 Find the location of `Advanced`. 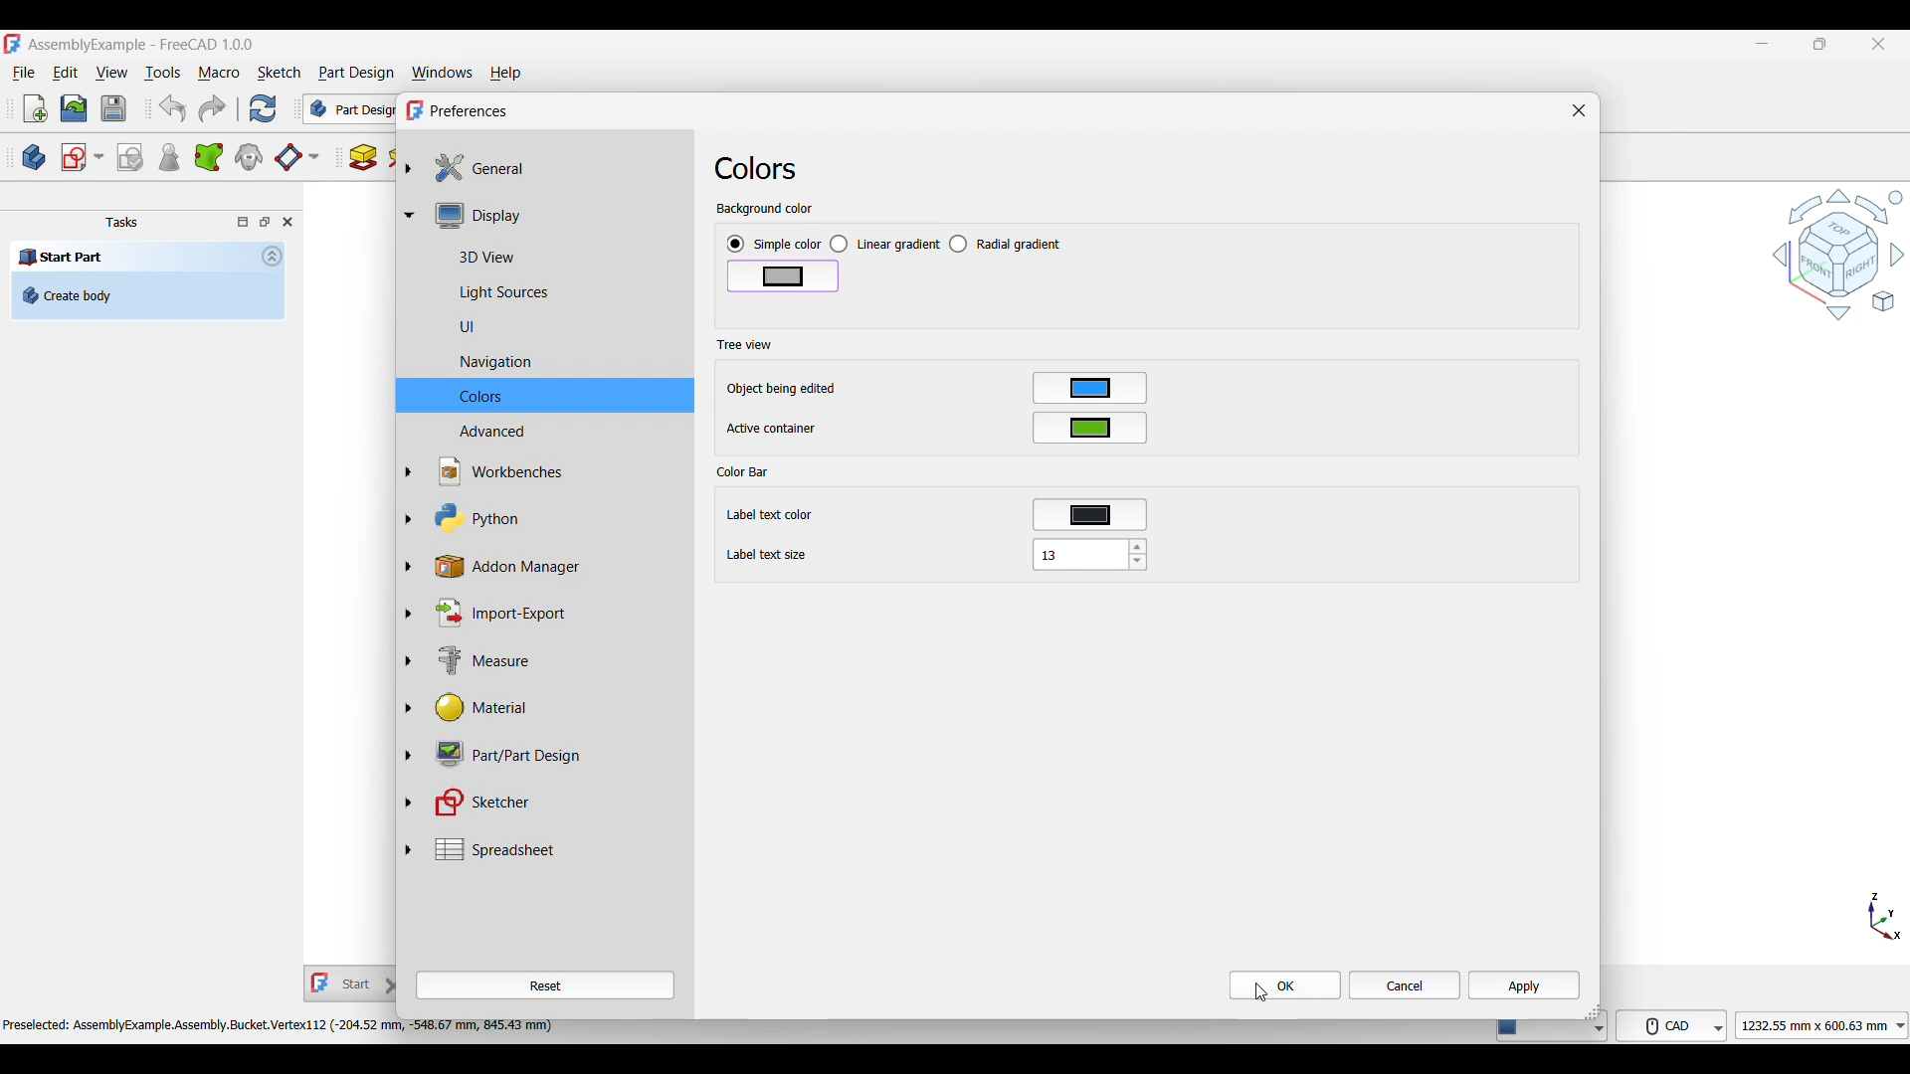

Advanced is located at coordinates (555, 432).